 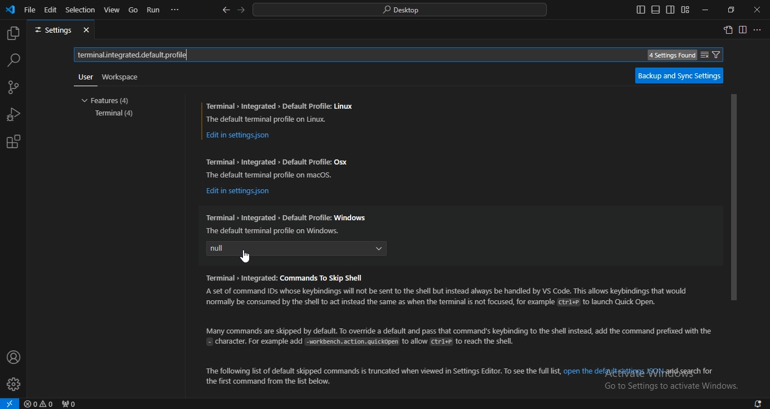 What do you see at coordinates (729, 10) in the screenshot?
I see `restore windows` at bounding box center [729, 10].